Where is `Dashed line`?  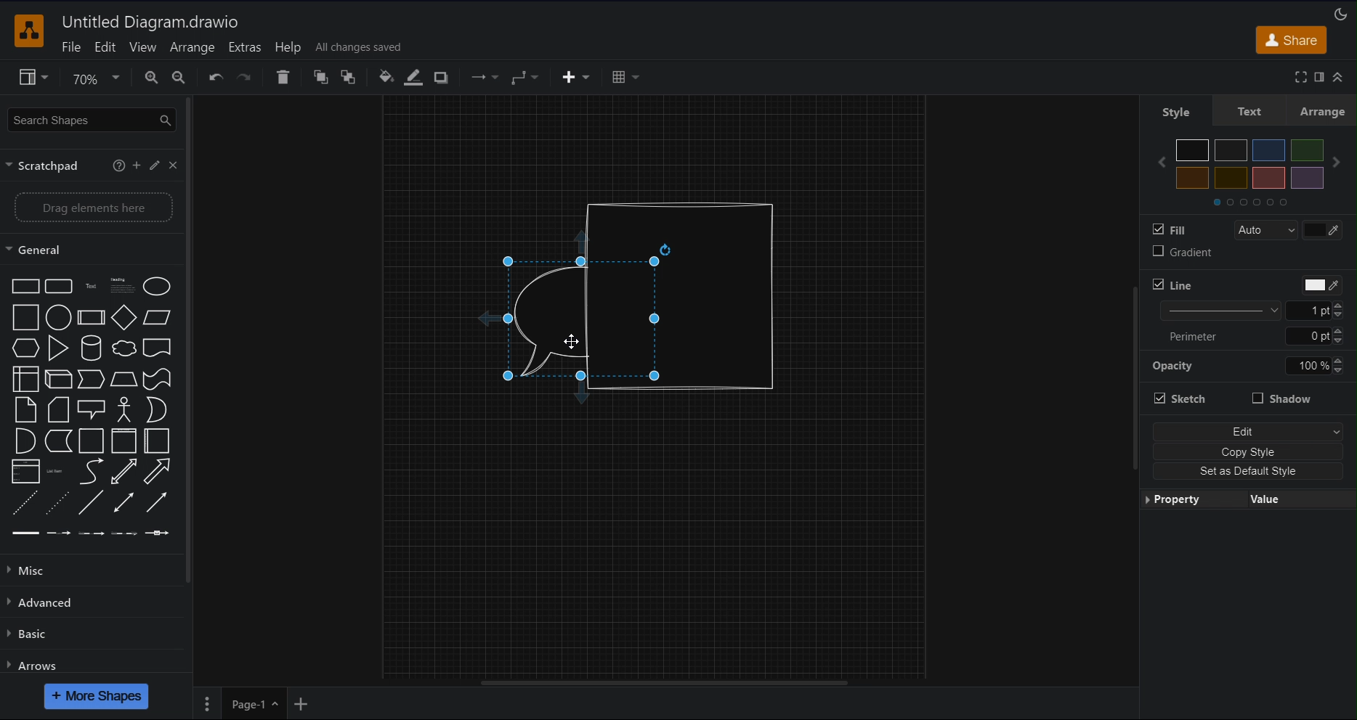 Dashed line is located at coordinates (25, 503).